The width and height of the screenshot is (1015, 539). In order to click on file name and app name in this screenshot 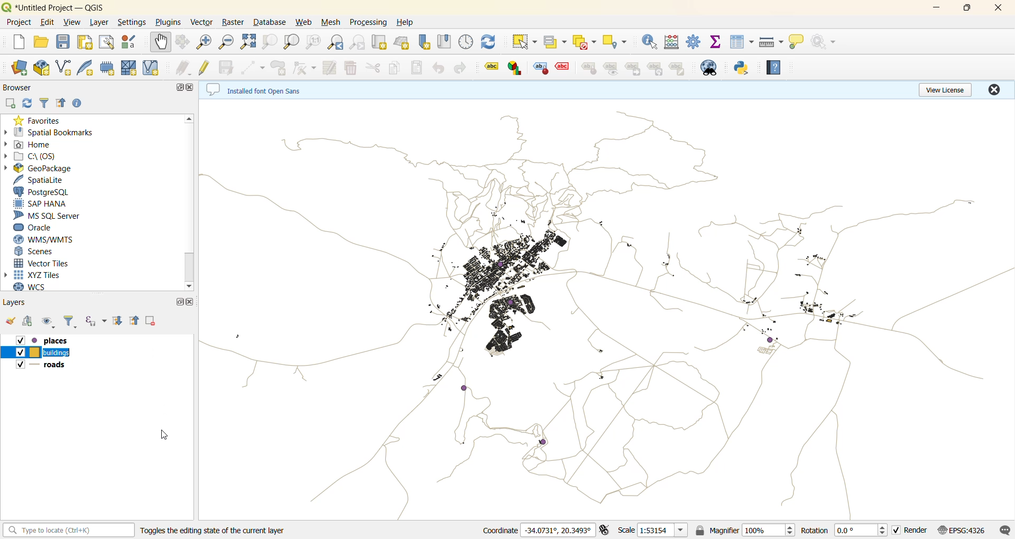, I will do `click(61, 7)`.